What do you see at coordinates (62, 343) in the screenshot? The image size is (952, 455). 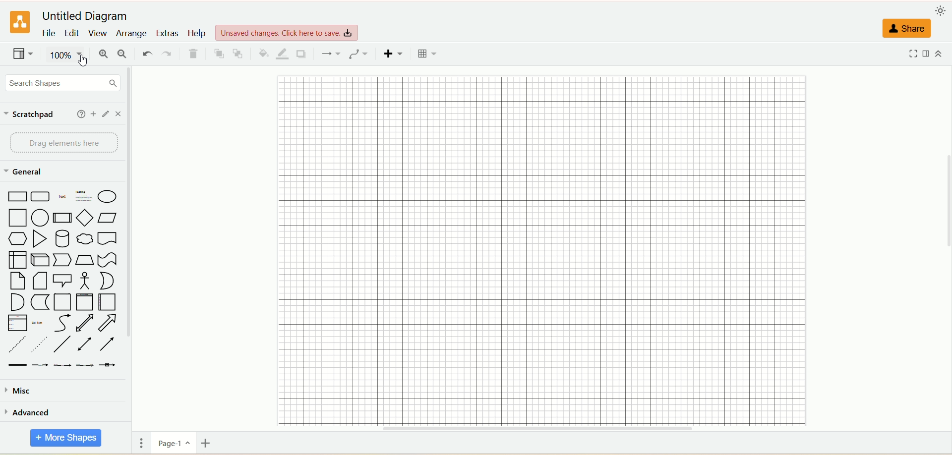 I see `line` at bounding box center [62, 343].